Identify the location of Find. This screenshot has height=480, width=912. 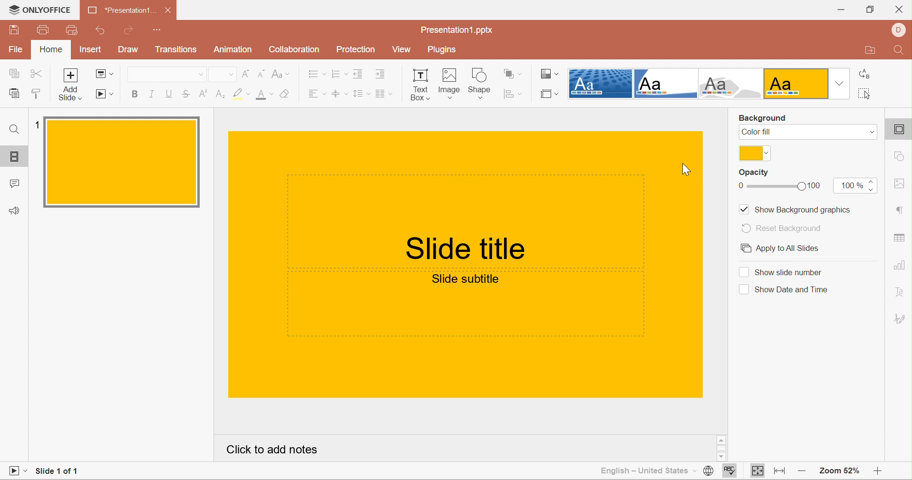
(15, 130).